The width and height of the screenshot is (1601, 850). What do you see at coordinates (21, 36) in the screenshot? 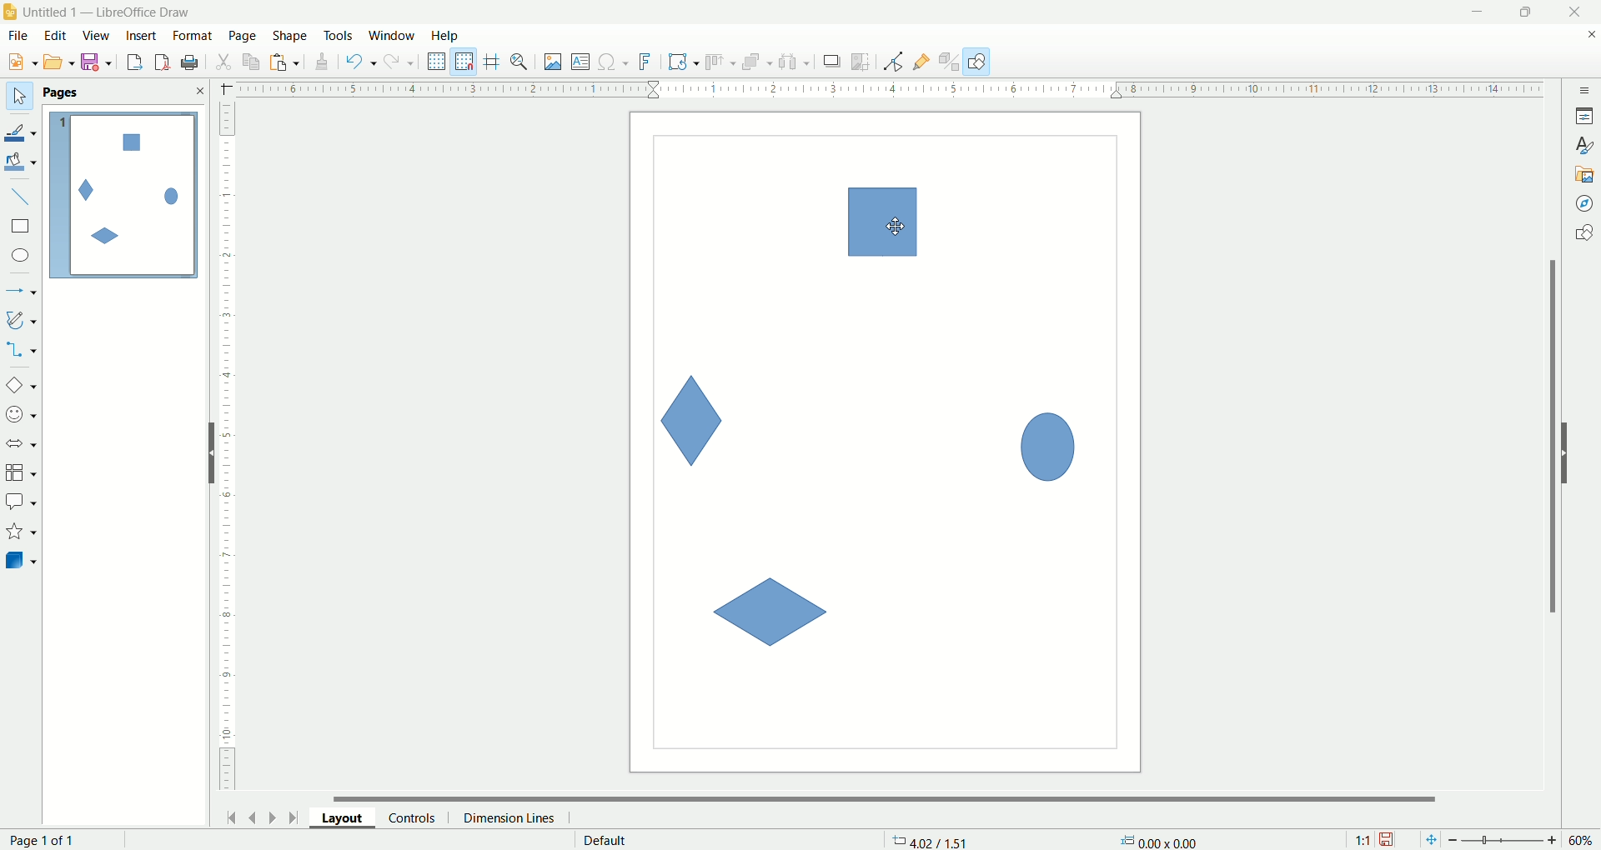
I see `file` at bounding box center [21, 36].